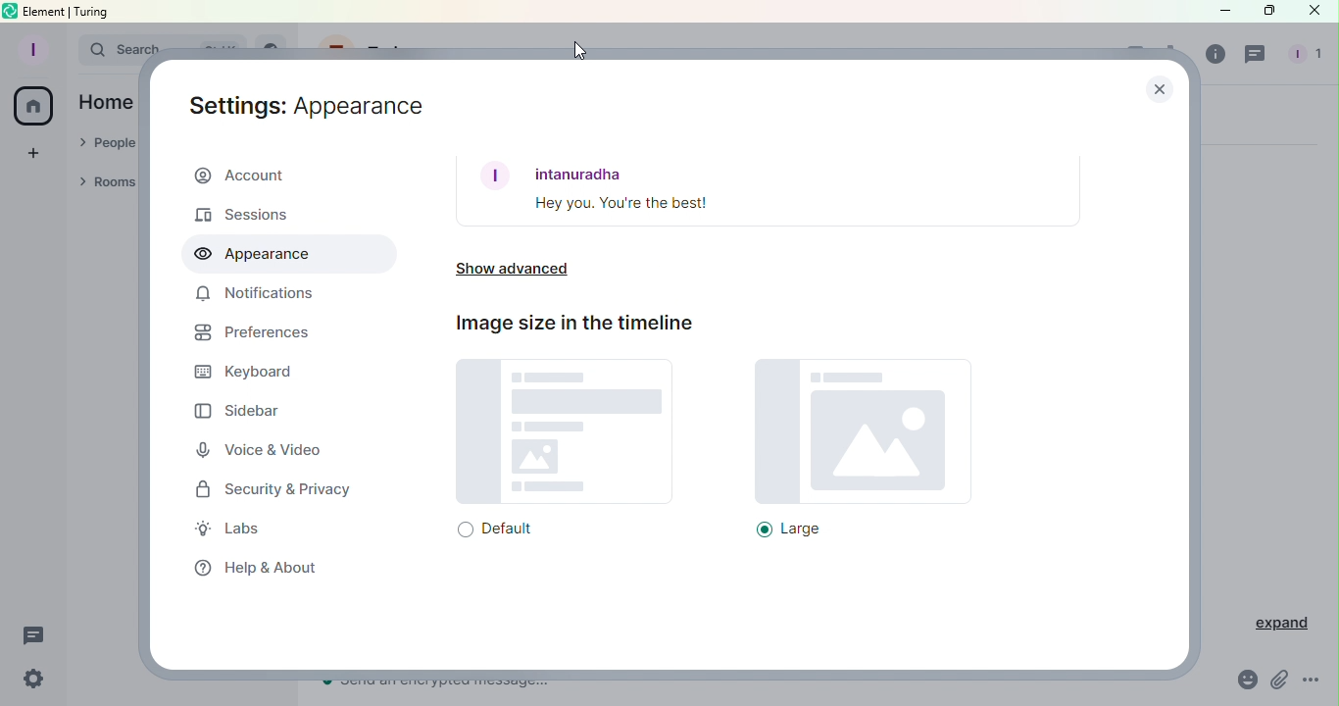 The height and width of the screenshot is (706, 1339). I want to click on Close, so click(1314, 15).